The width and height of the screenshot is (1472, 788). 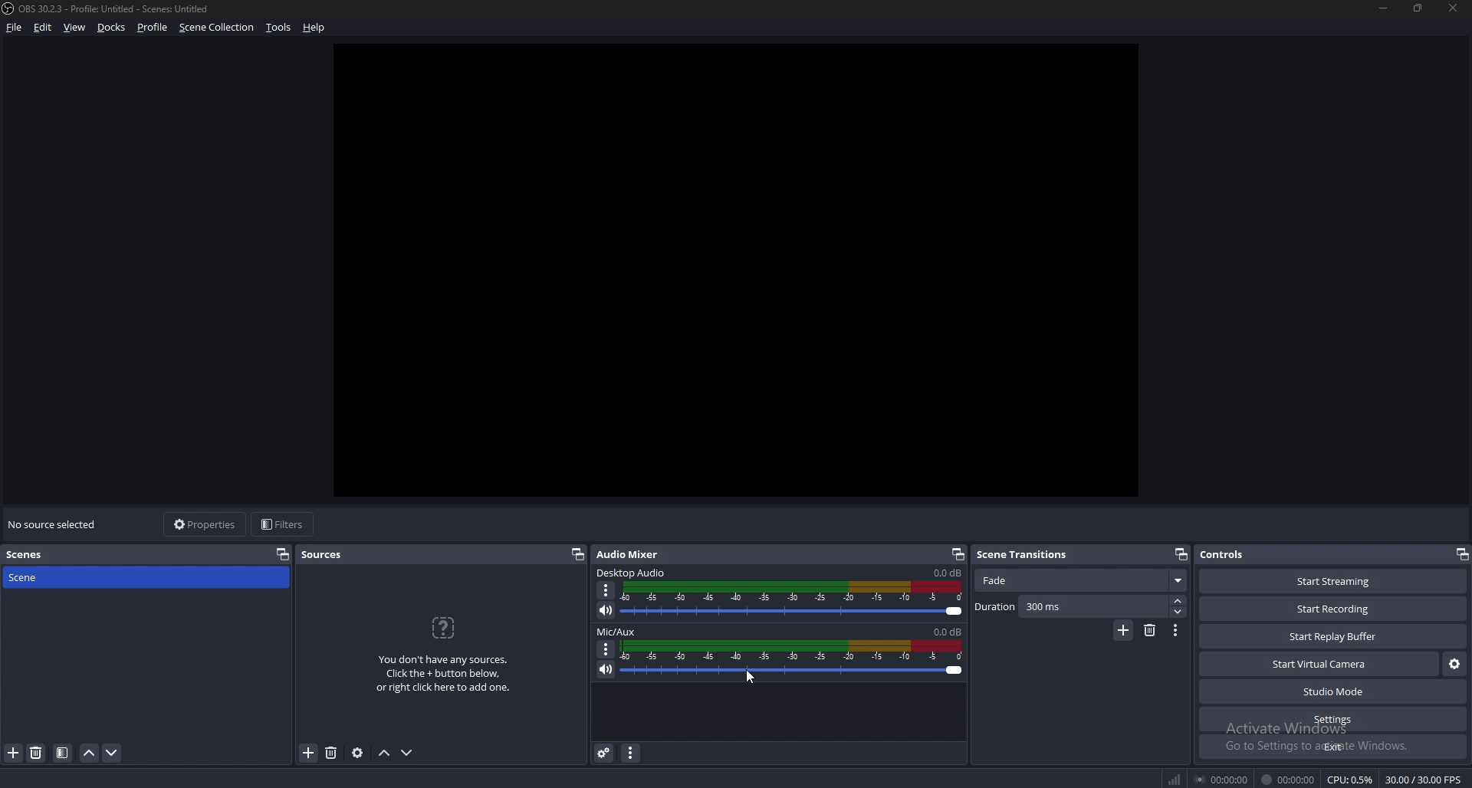 I want to click on minimize, so click(x=1382, y=9).